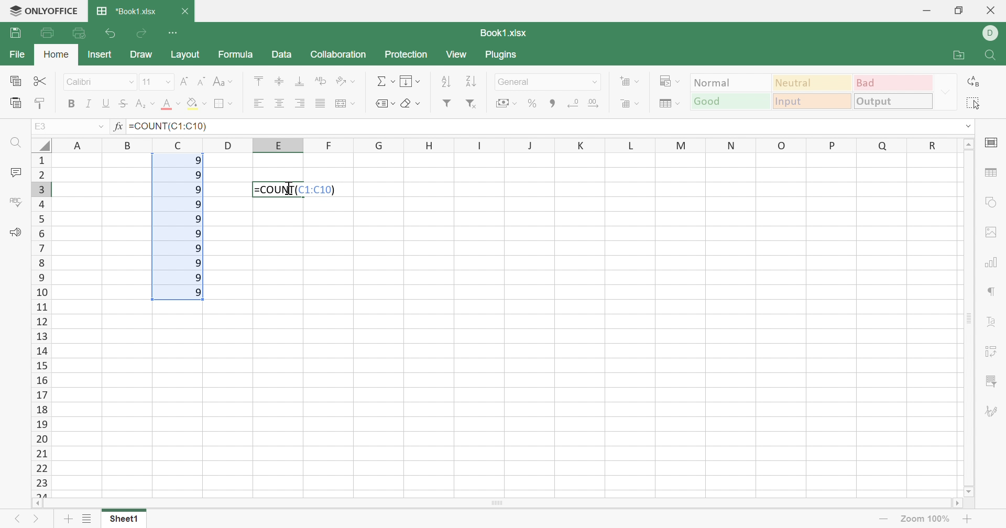 Image resolution: width=1006 pixels, height=528 pixels. Describe the element at coordinates (551, 102) in the screenshot. I see `Comma style` at that location.